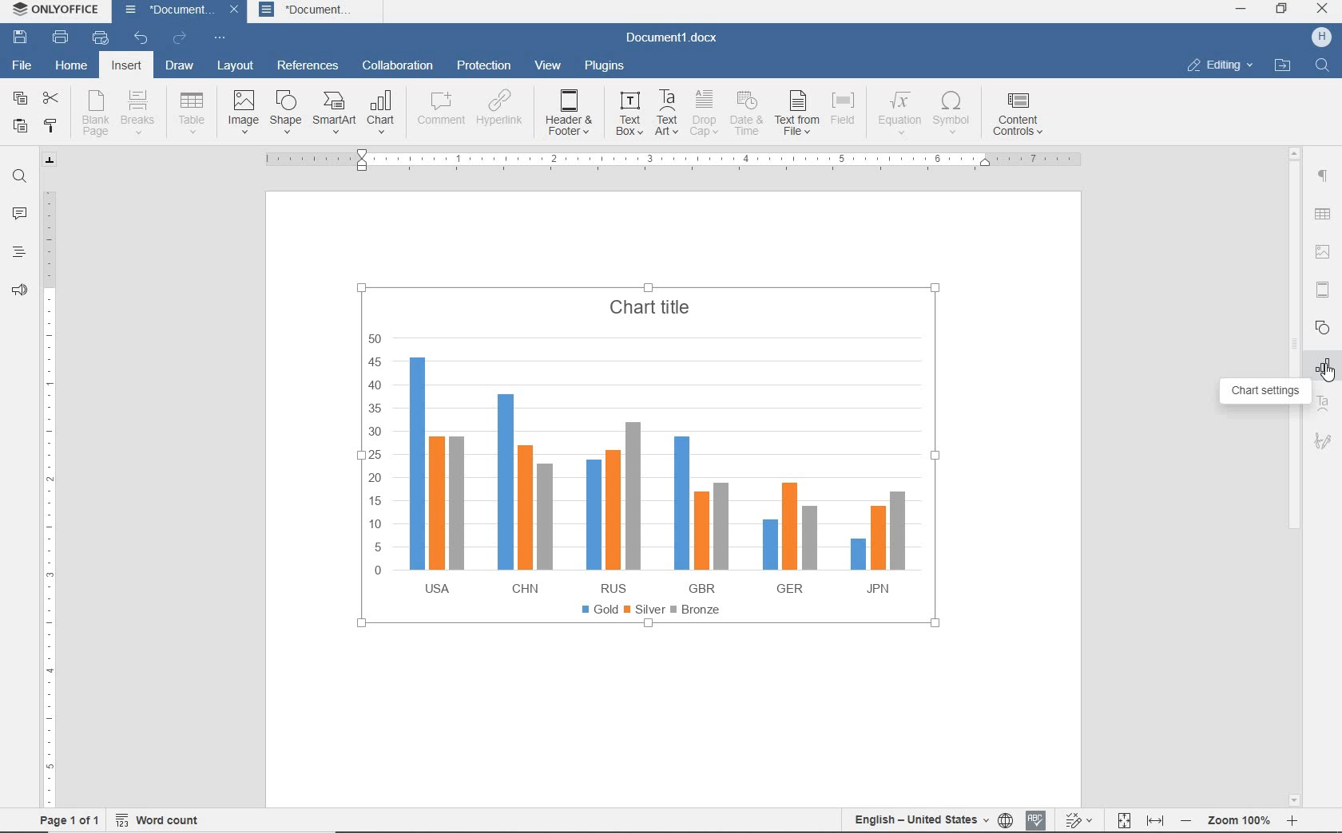 This screenshot has height=833, width=1342. What do you see at coordinates (748, 113) in the screenshot?
I see `date & time` at bounding box center [748, 113].